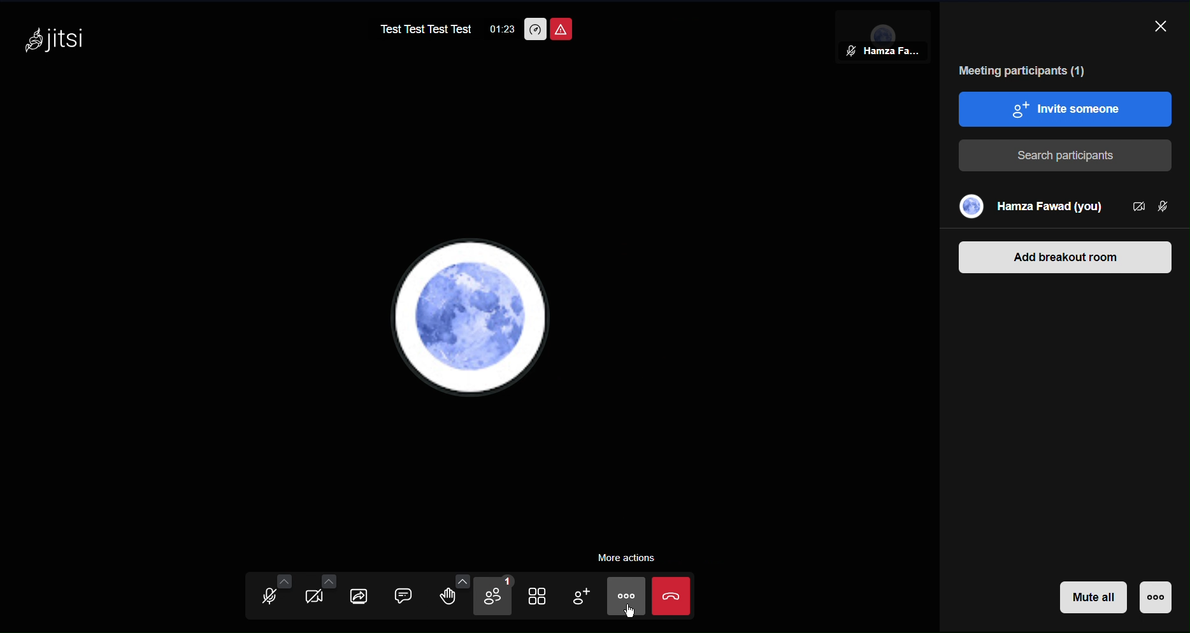 This screenshot has height=633, width=1190. Describe the element at coordinates (472, 316) in the screenshot. I see `Account PFP` at that location.